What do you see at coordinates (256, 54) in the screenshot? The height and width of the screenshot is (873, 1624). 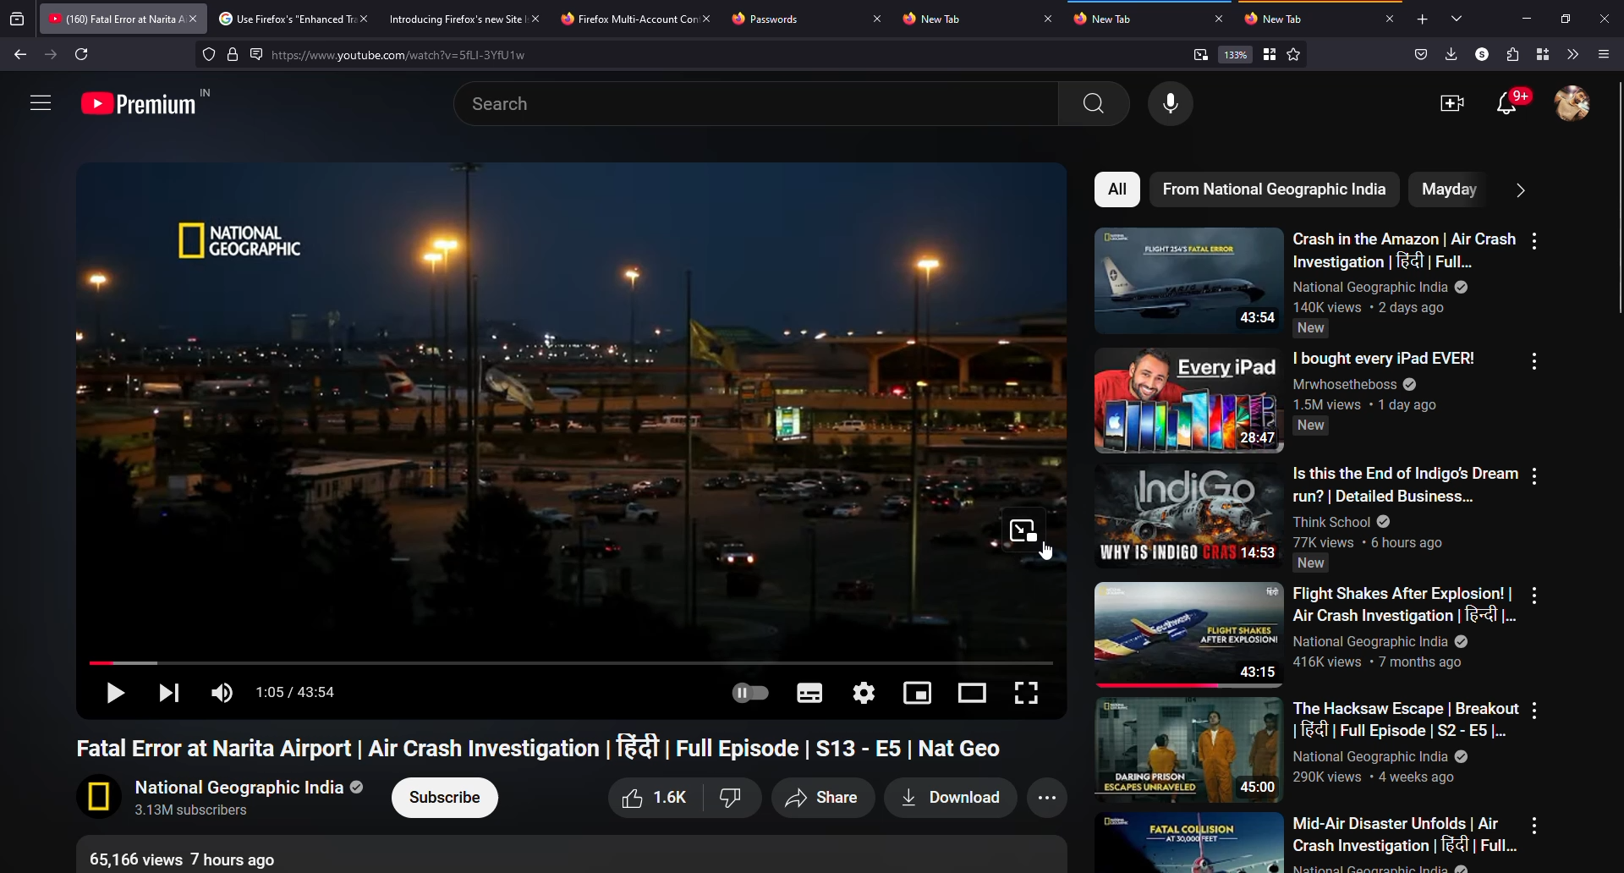 I see `read` at bounding box center [256, 54].